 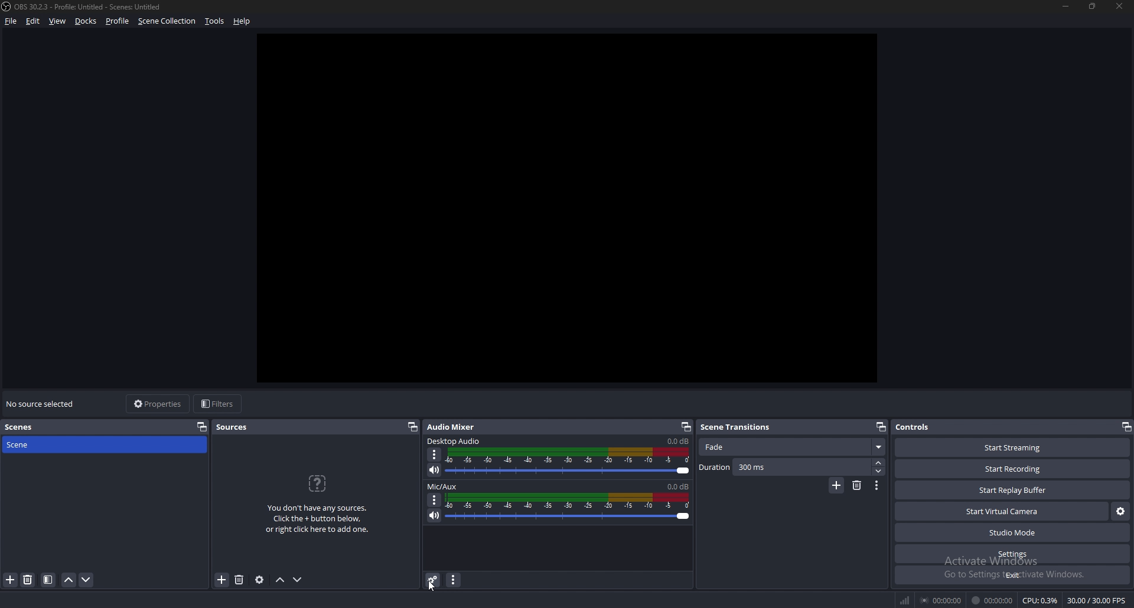 What do you see at coordinates (240, 579) in the screenshot?
I see `remove source` at bounding box center [240, 579].